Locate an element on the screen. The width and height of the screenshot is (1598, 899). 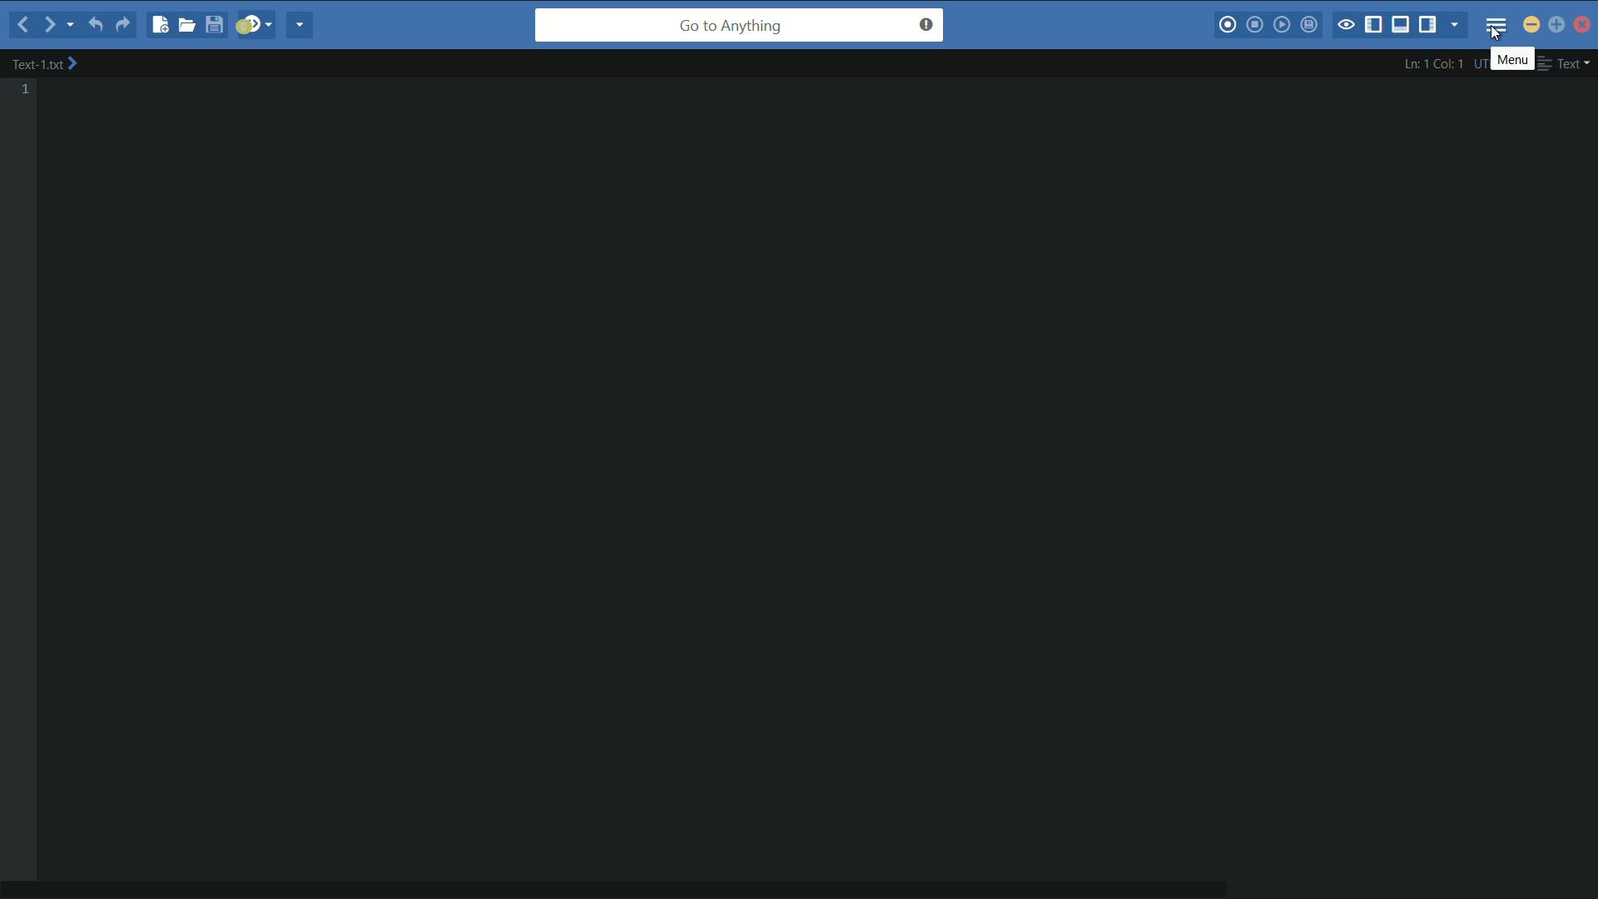
save file is located at coordinates (216, 27).